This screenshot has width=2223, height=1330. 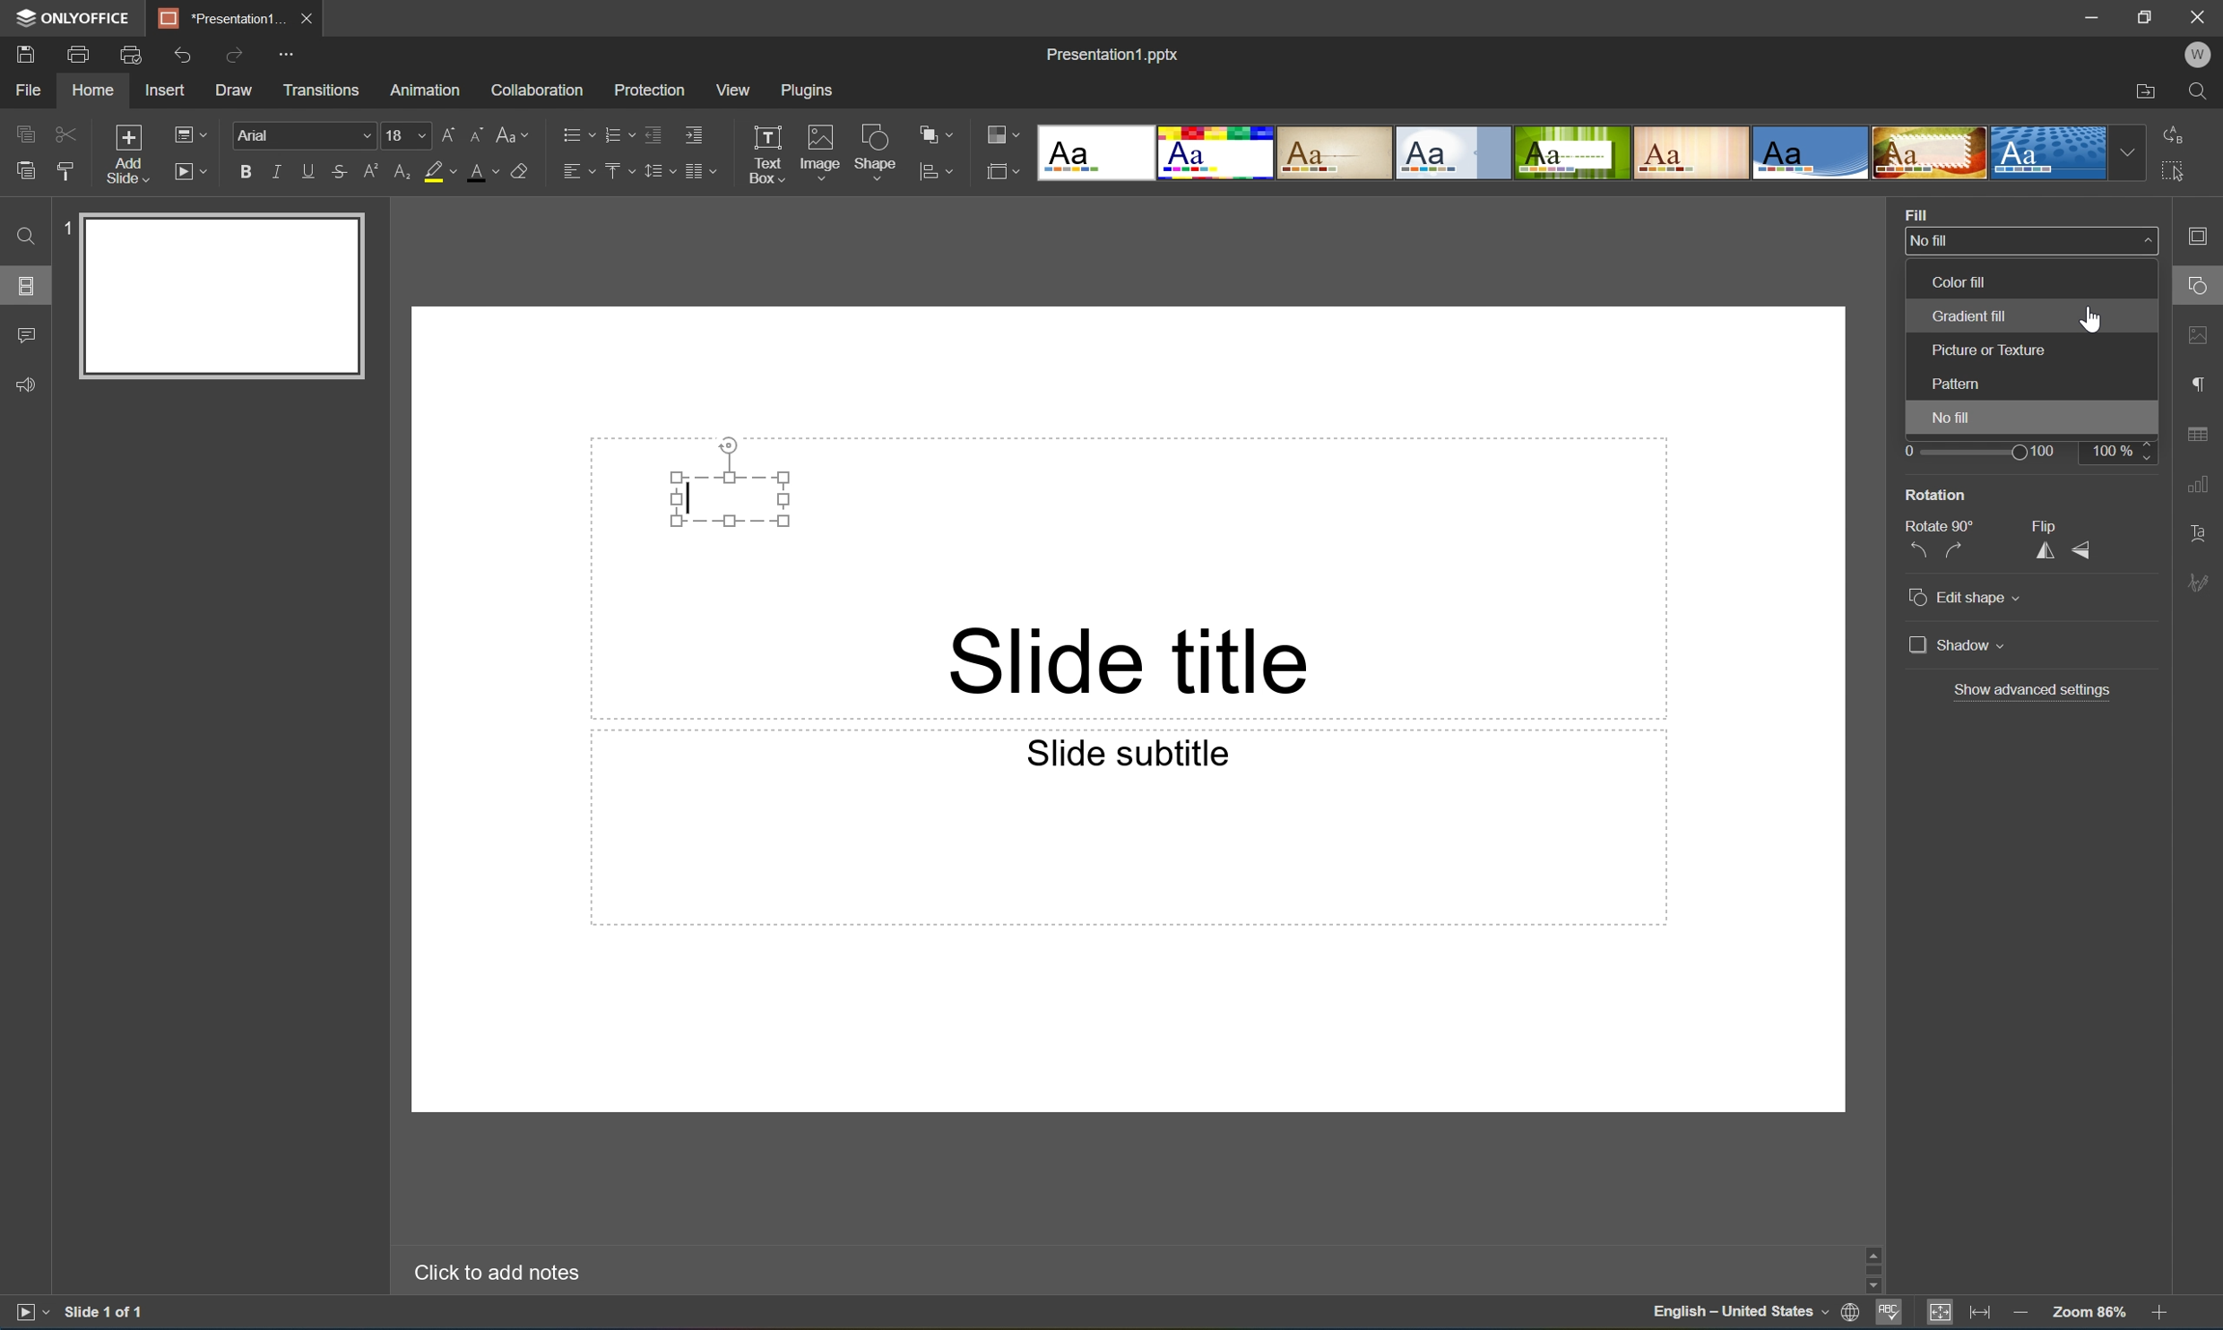 What do you see at coordinates (237, 57) in the screenshot?
I see `Redo` at bounding box center [237, 57].